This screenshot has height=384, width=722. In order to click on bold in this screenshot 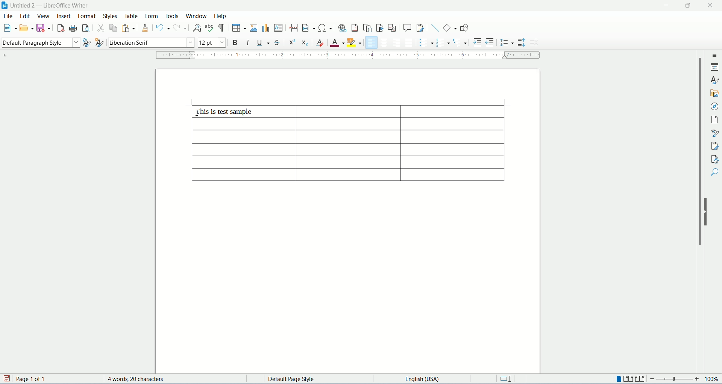, I will do `click(237, 43)`.